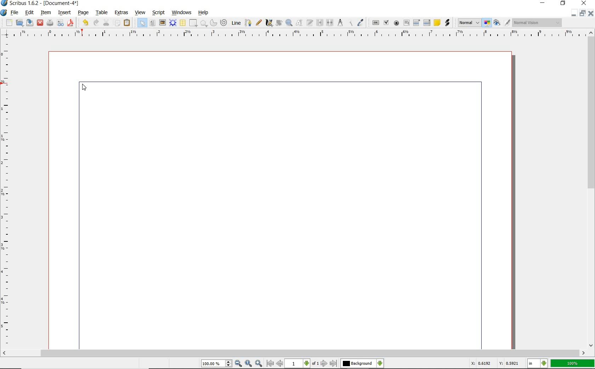 Image resolution: width=595 pixels, height=369 pixels. Describe the element at coordinates (309, 23) in the screenshot. I see `edit text with story editor` at that location.